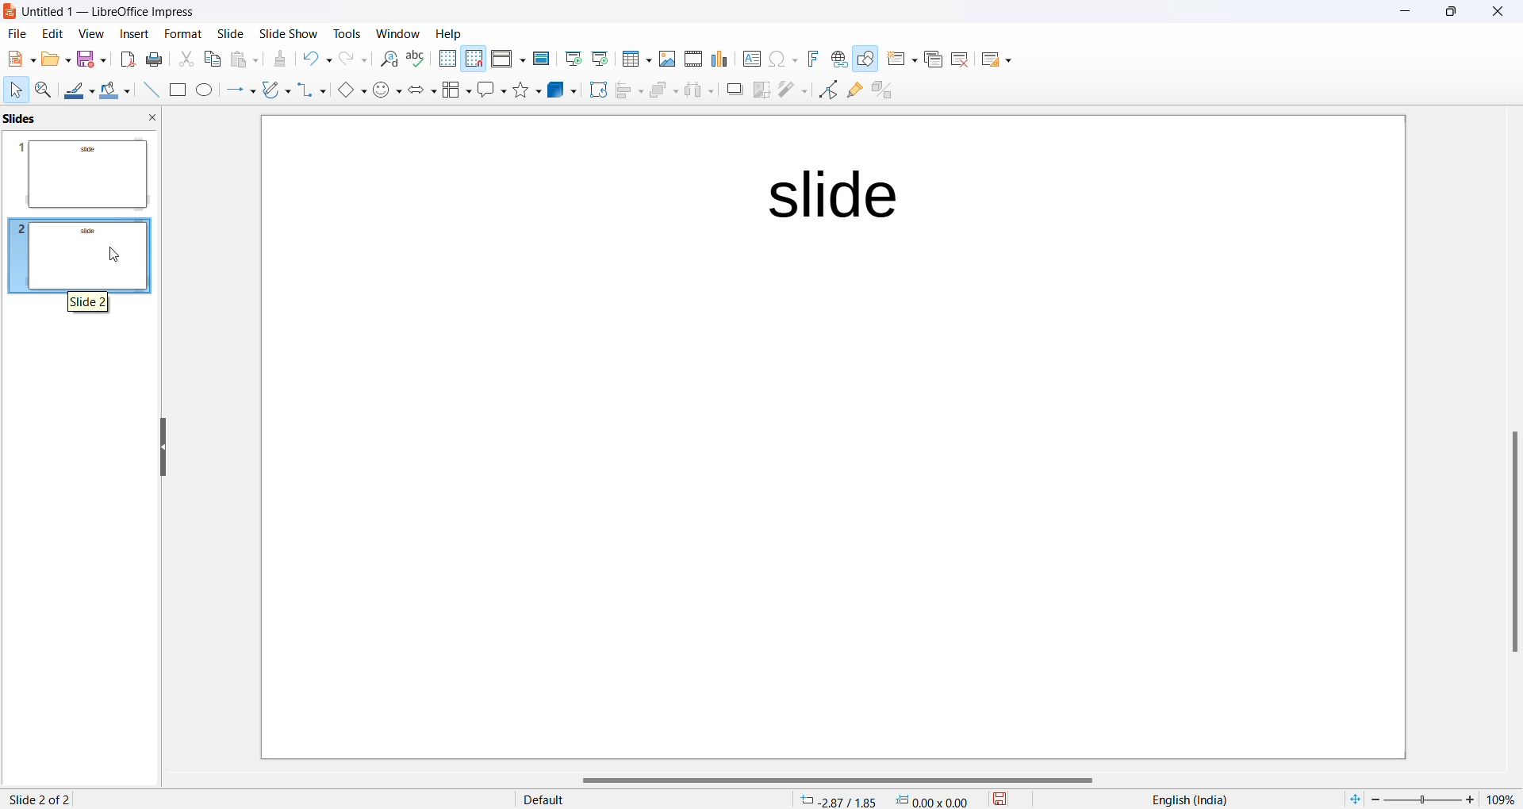 The width and height of the screenshot is (1523, 809). I want to click on hide left sidebar, so click(164, 446).